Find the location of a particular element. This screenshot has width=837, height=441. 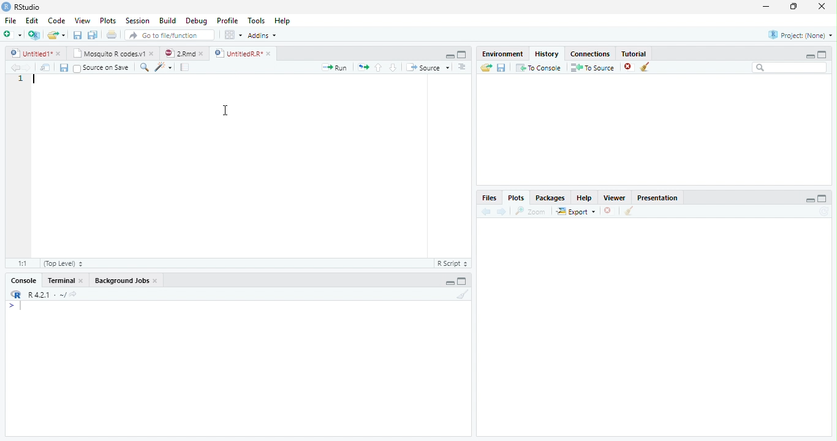

cursor is located at coordinates (227, 111).